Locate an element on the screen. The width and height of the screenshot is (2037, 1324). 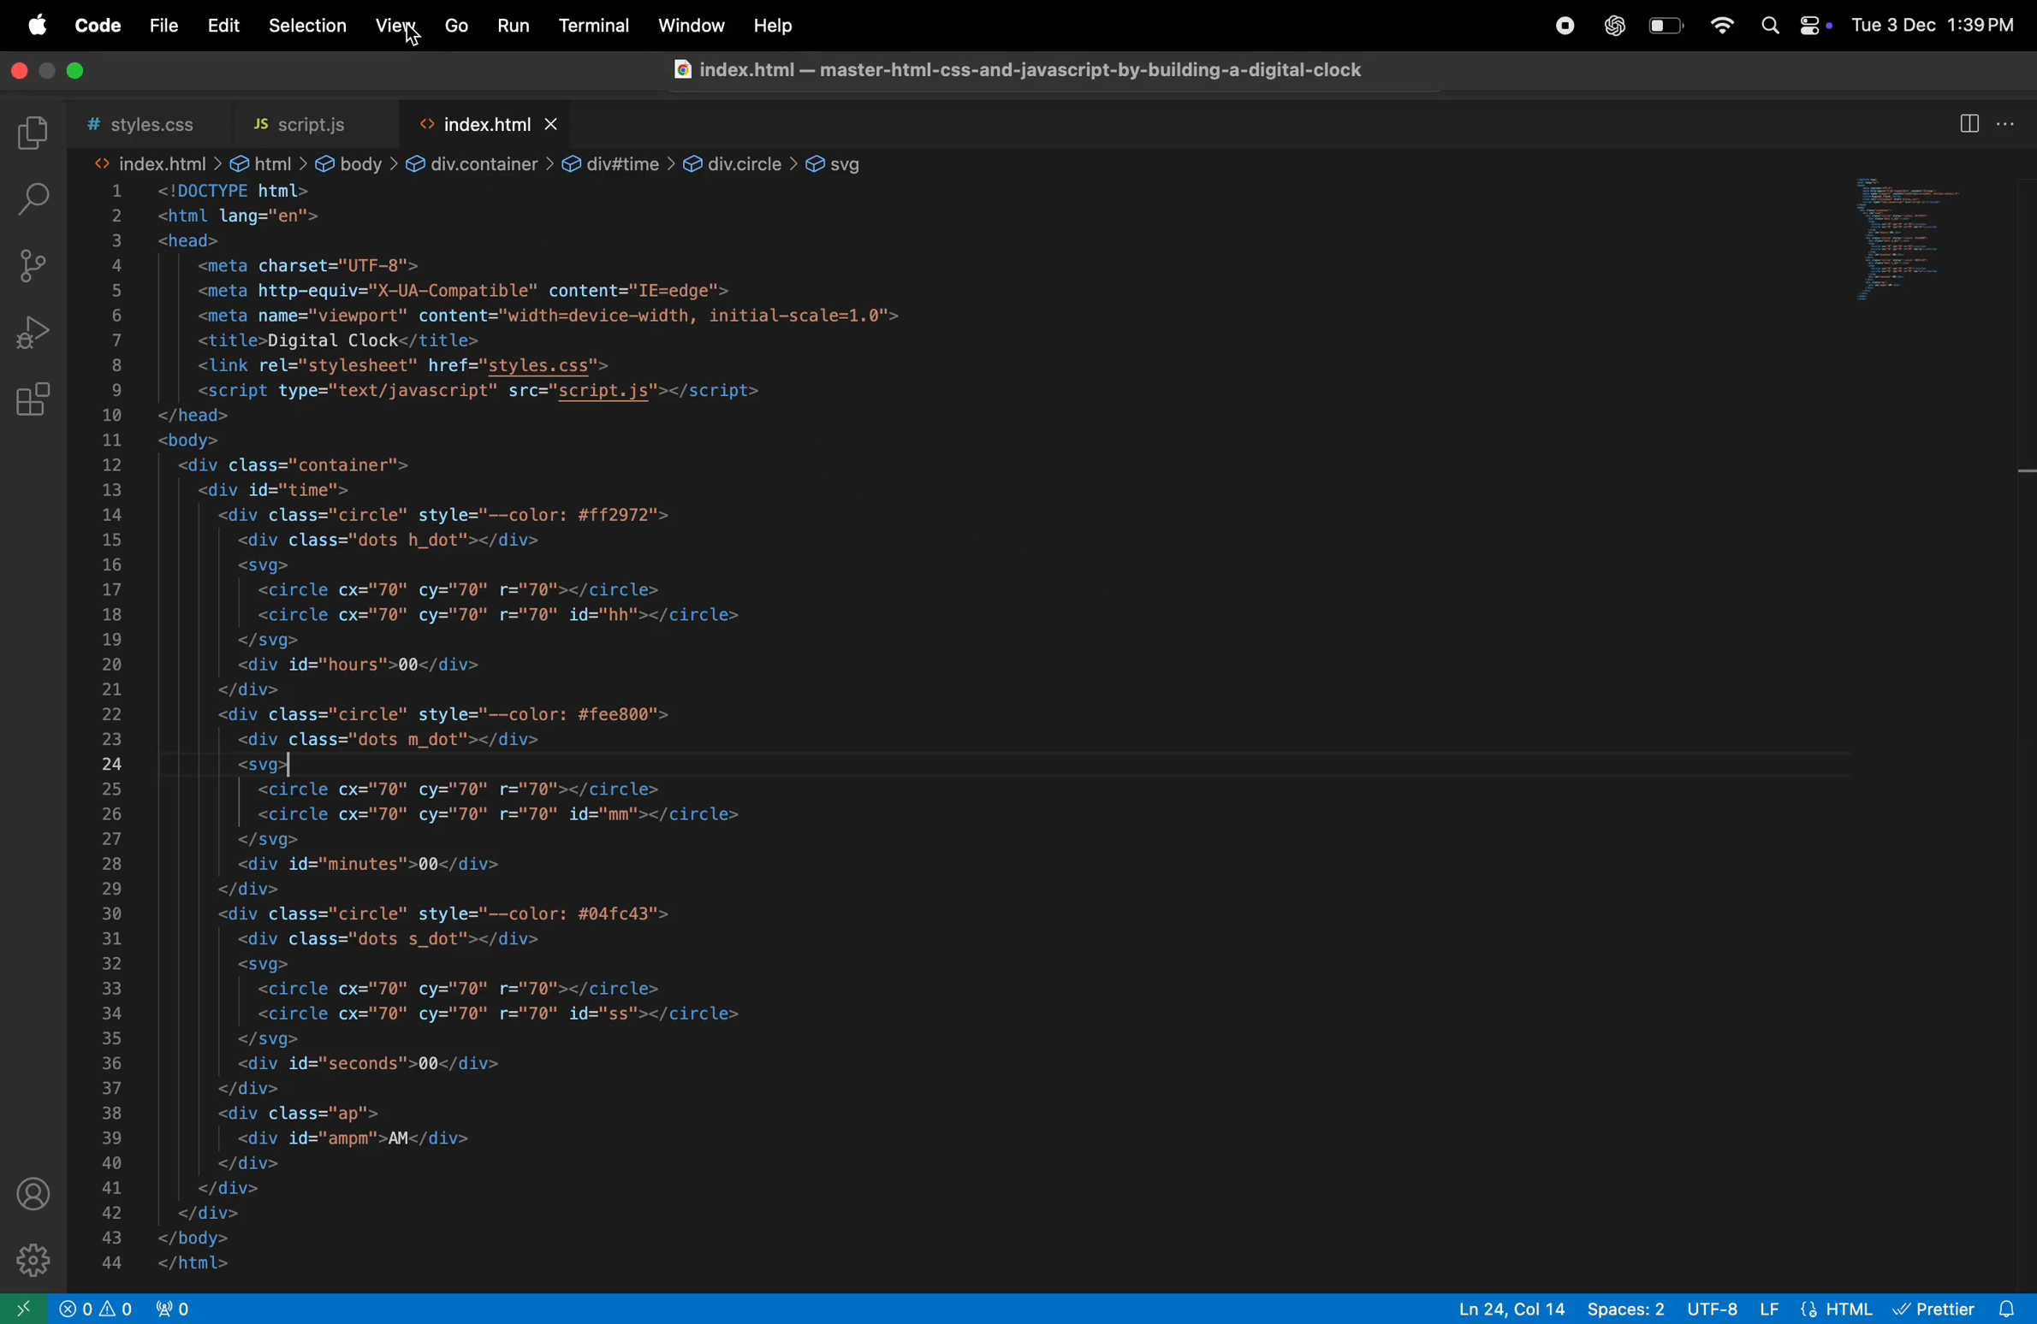
code block is located at coordinates (838, 733).